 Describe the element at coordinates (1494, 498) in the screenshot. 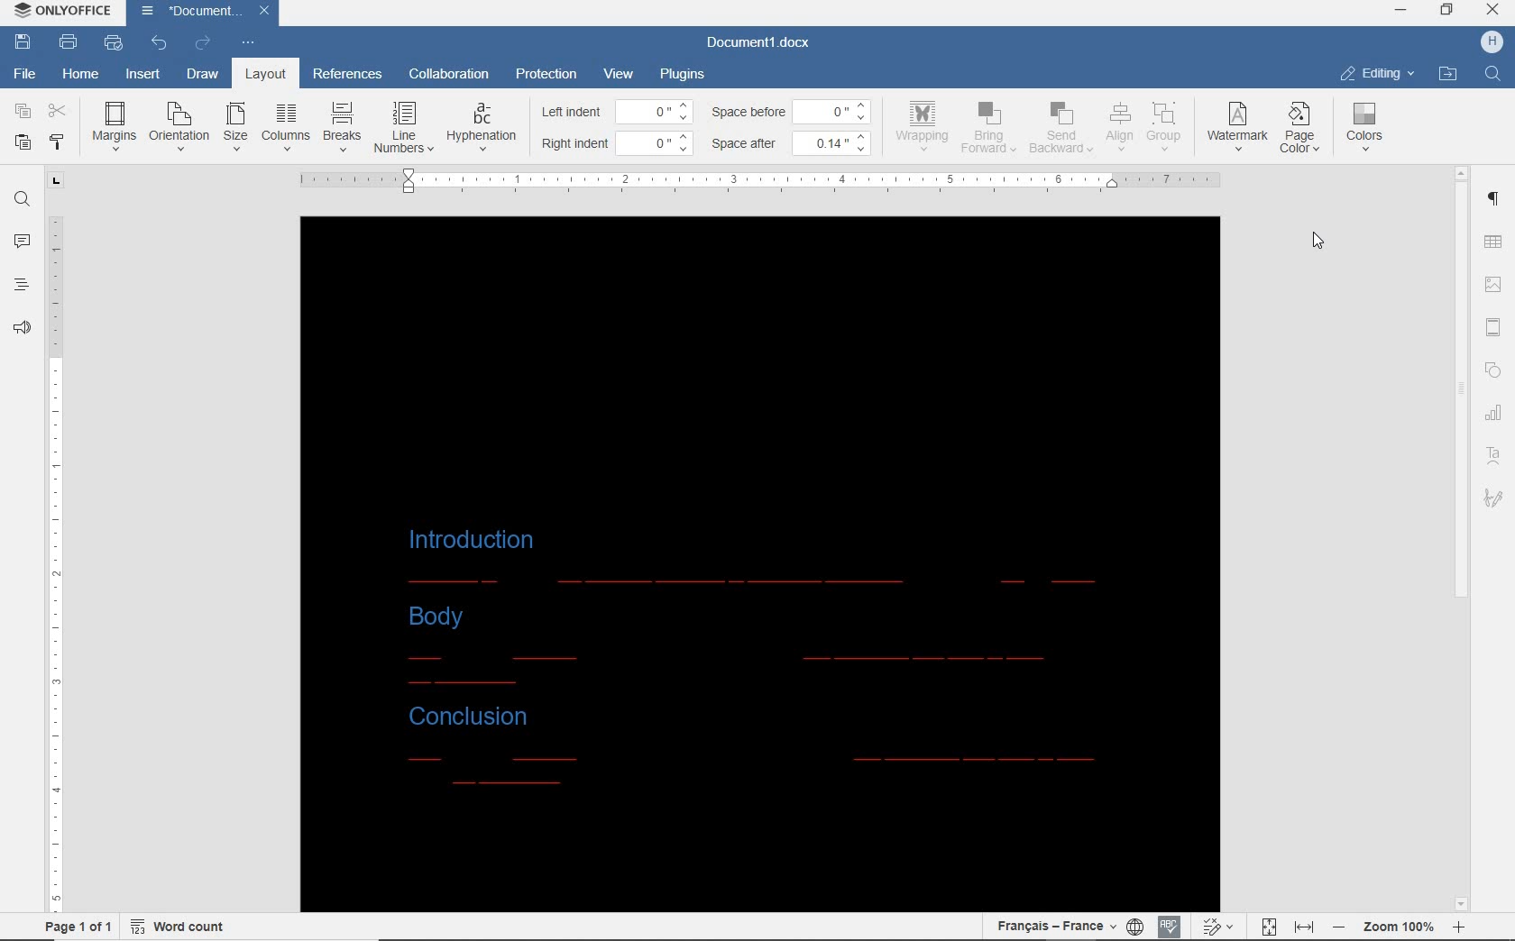

I see `signature` at that location.